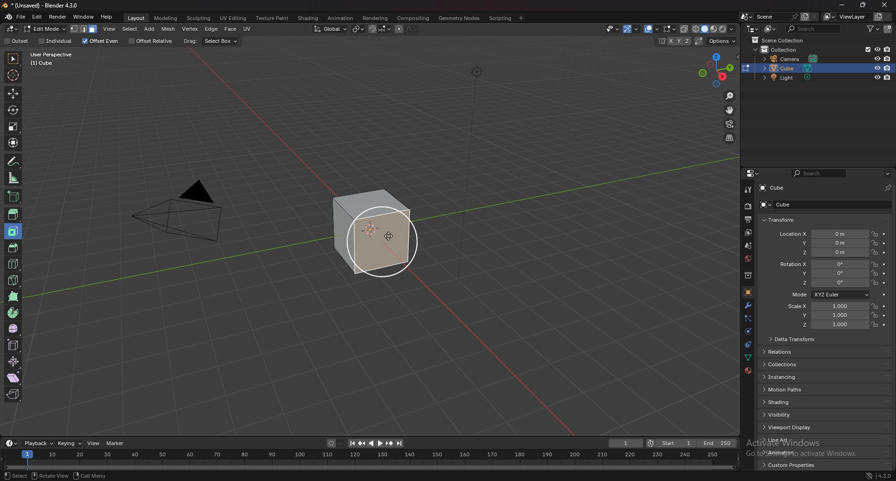 This screenshot has height=481, width=896. Describe the element at coordinates (865, 49) in the screenshot. I see `exclude from view layer` at that location.